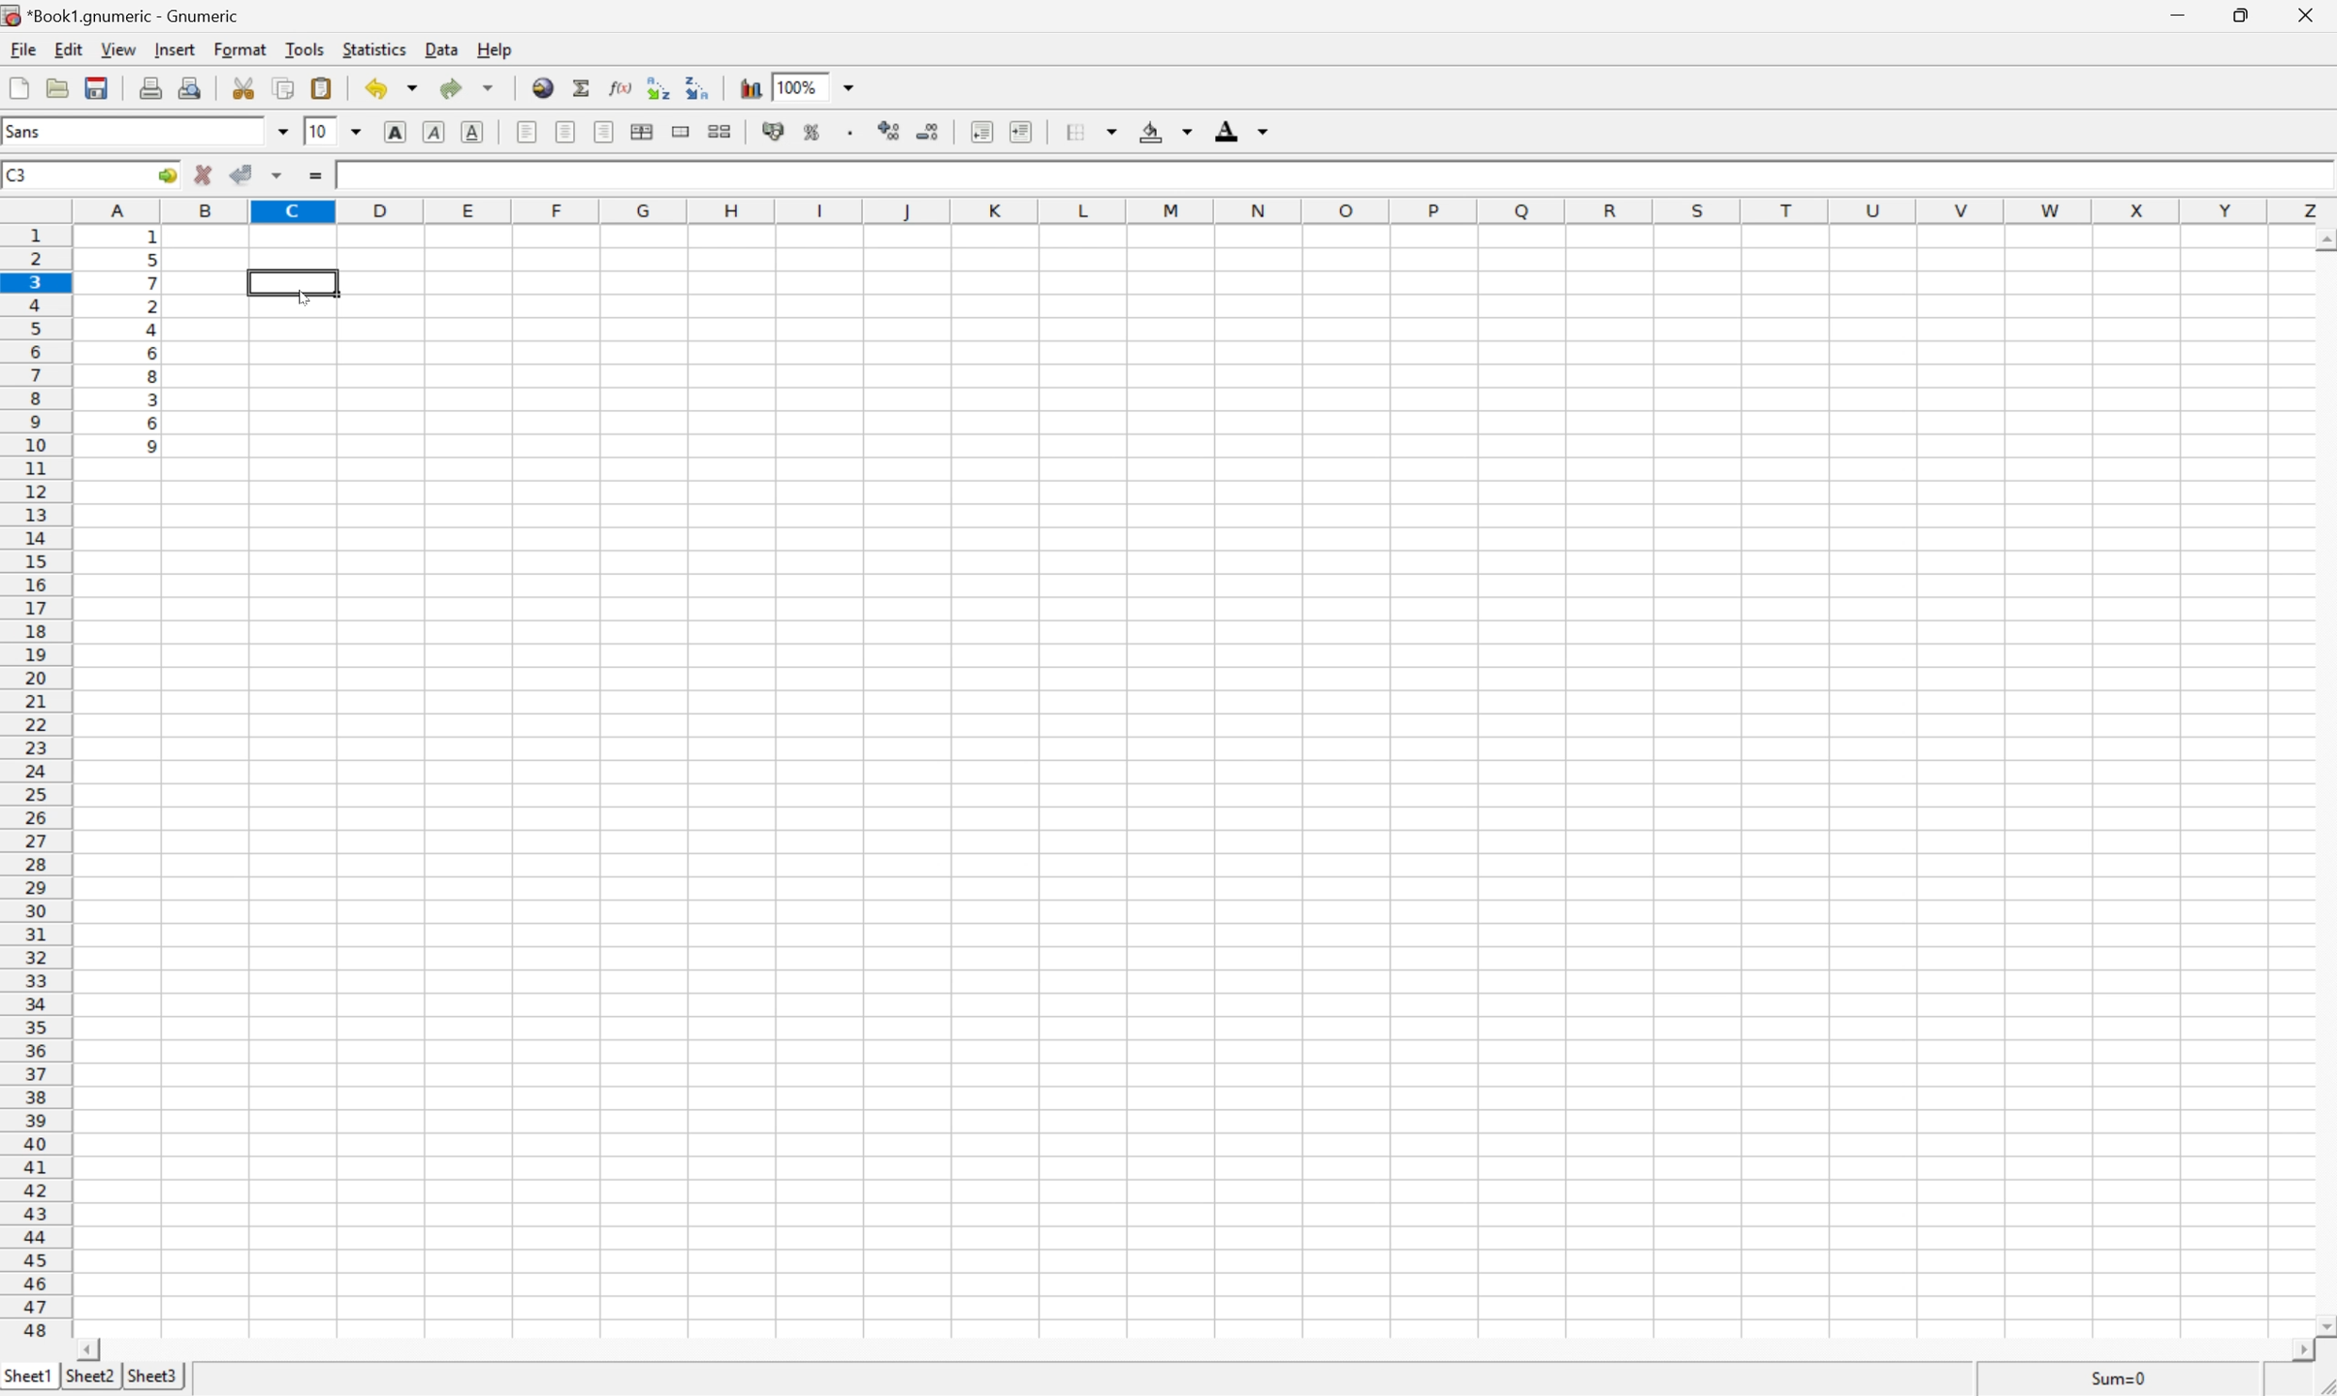  Describe the element at coordinates (725, 129) in the screenshot. I see `split range of merged cells` at that location.